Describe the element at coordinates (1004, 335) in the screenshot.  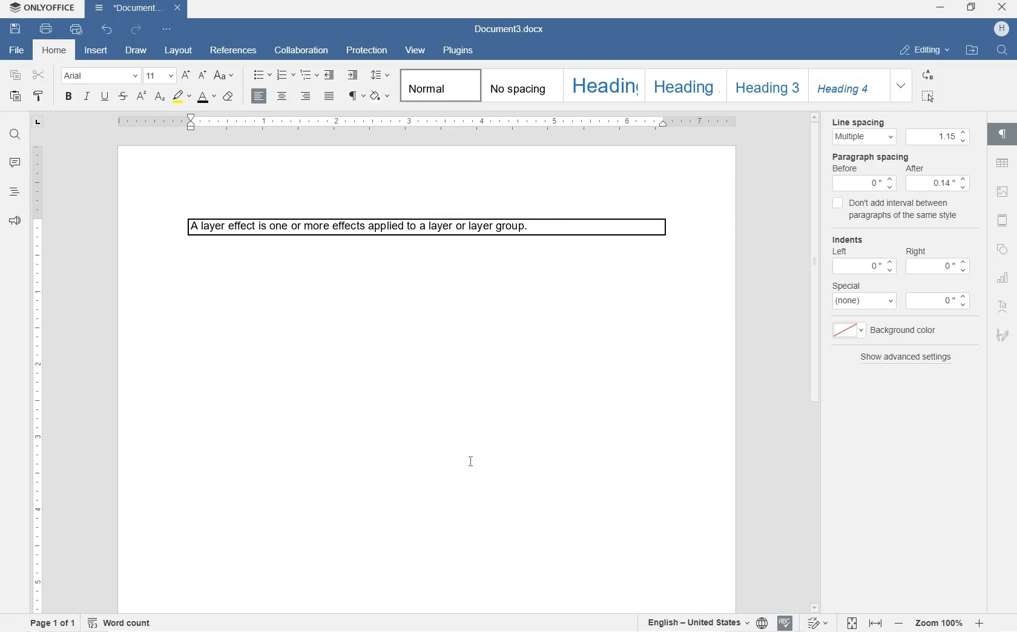
I see `SIGNATURE` at that location.